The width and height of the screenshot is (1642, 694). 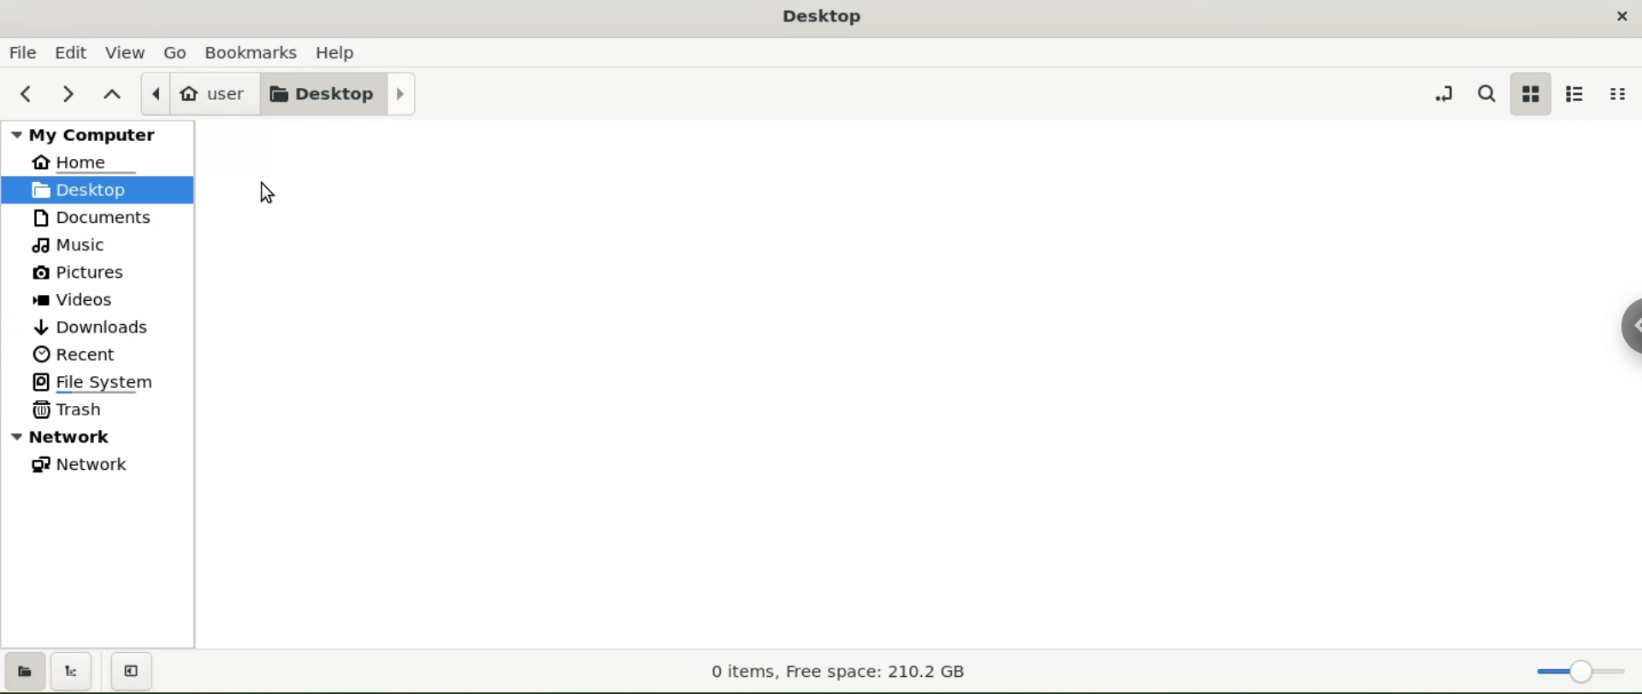 I want to click on sidebar, so click(x=1629, y=324).